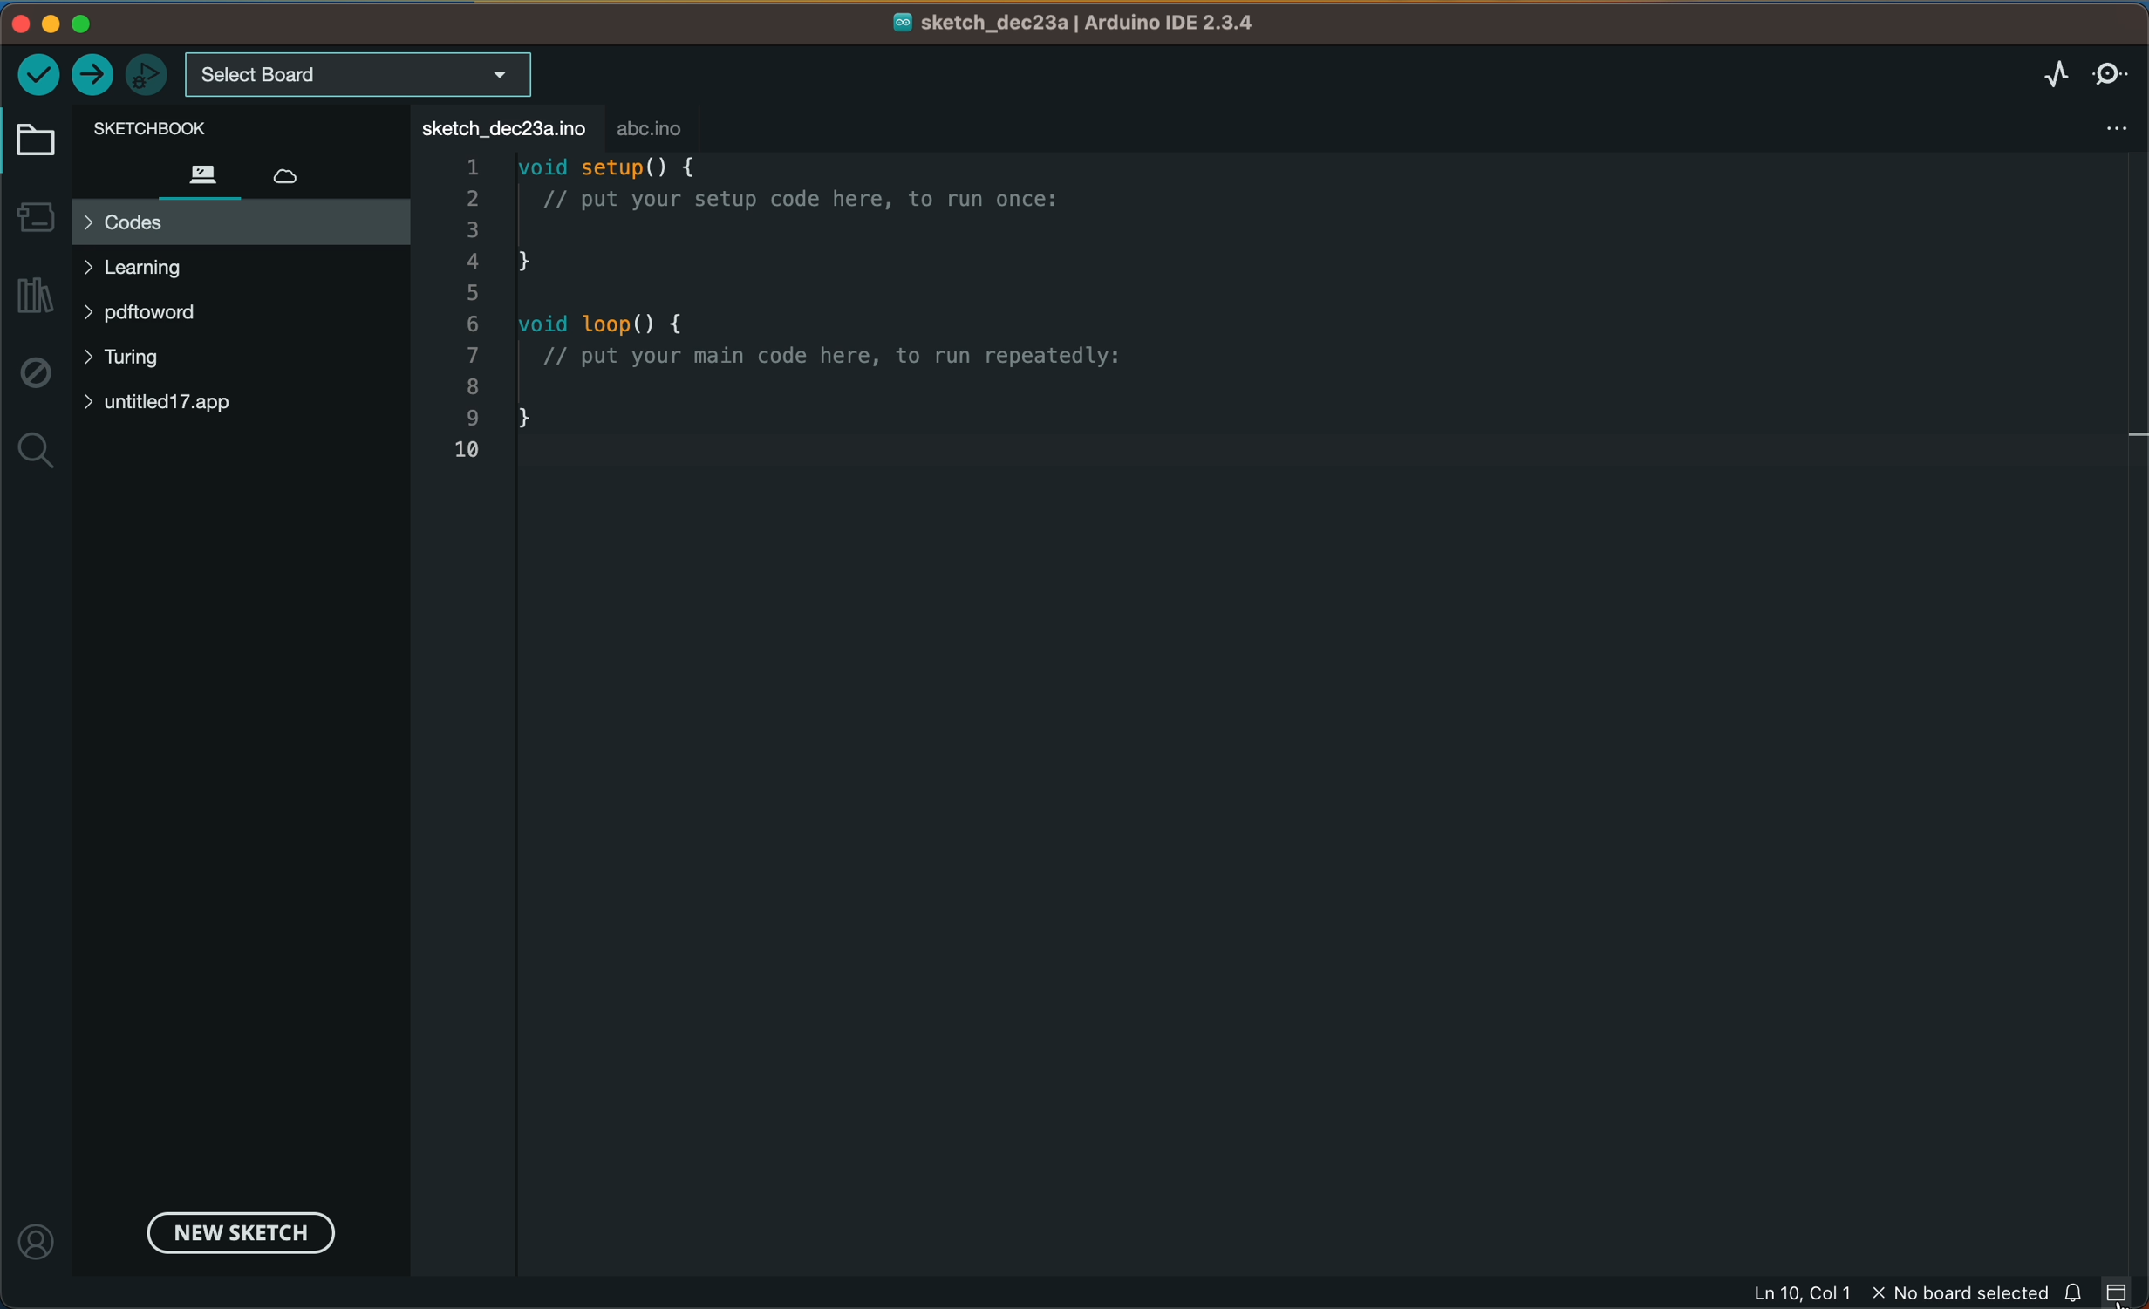  What do you see at coordinates (288, 179) in the screenshot?
I see `icloud` at bounding box center [288, 179].